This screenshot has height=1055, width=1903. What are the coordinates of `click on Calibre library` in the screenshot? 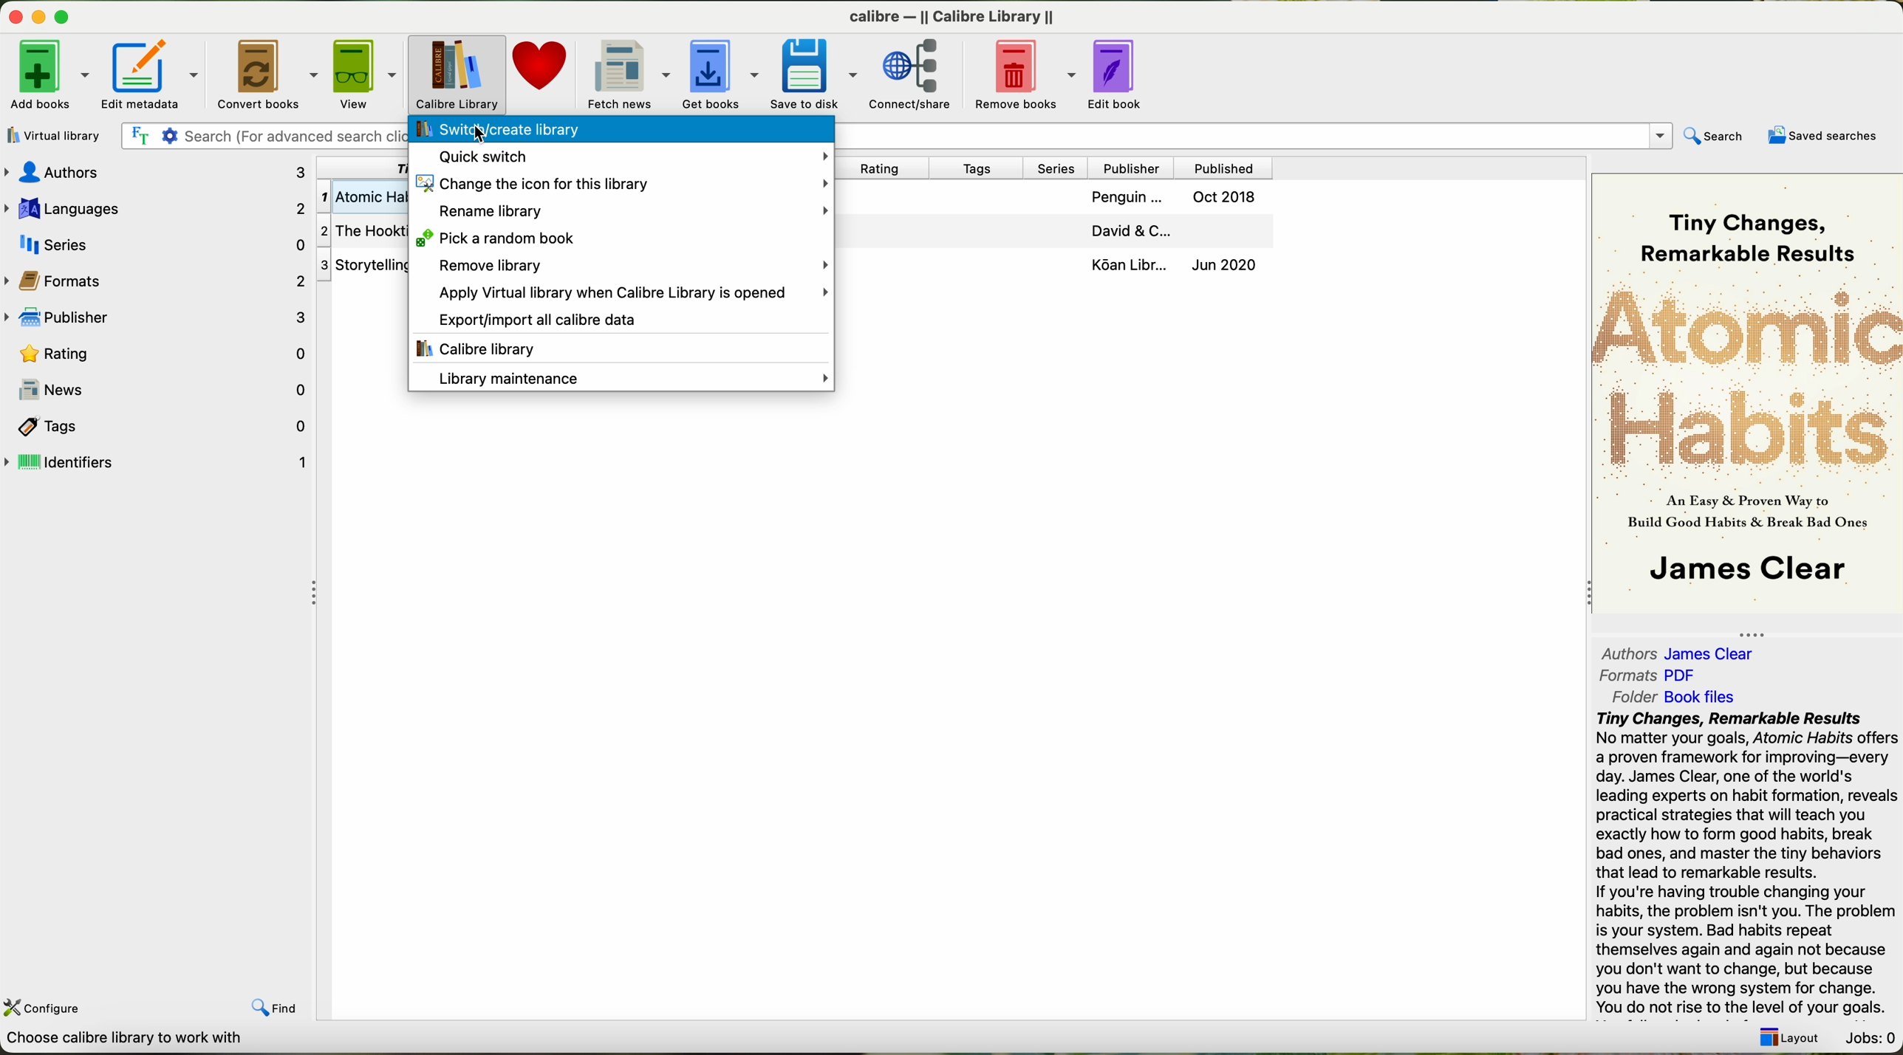 It's located at (459, 74).